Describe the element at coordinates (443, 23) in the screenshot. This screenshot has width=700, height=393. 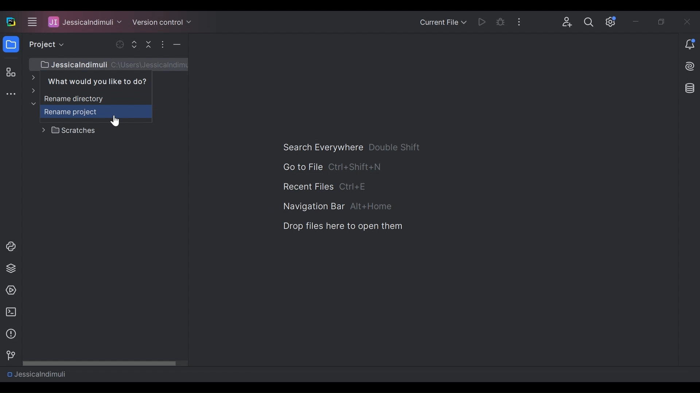
I see `Current File` at that location.